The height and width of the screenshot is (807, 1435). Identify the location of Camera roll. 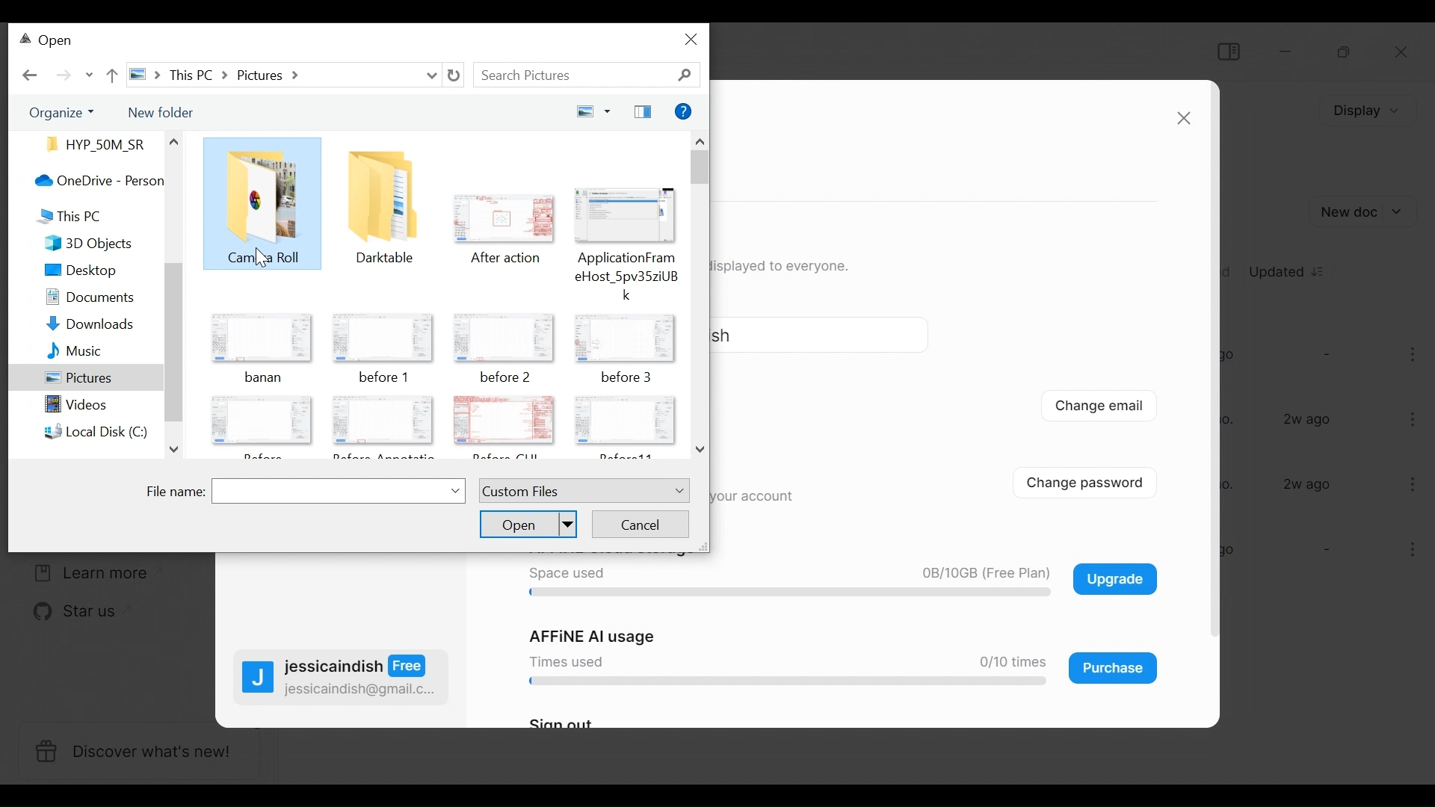
(271, 258).